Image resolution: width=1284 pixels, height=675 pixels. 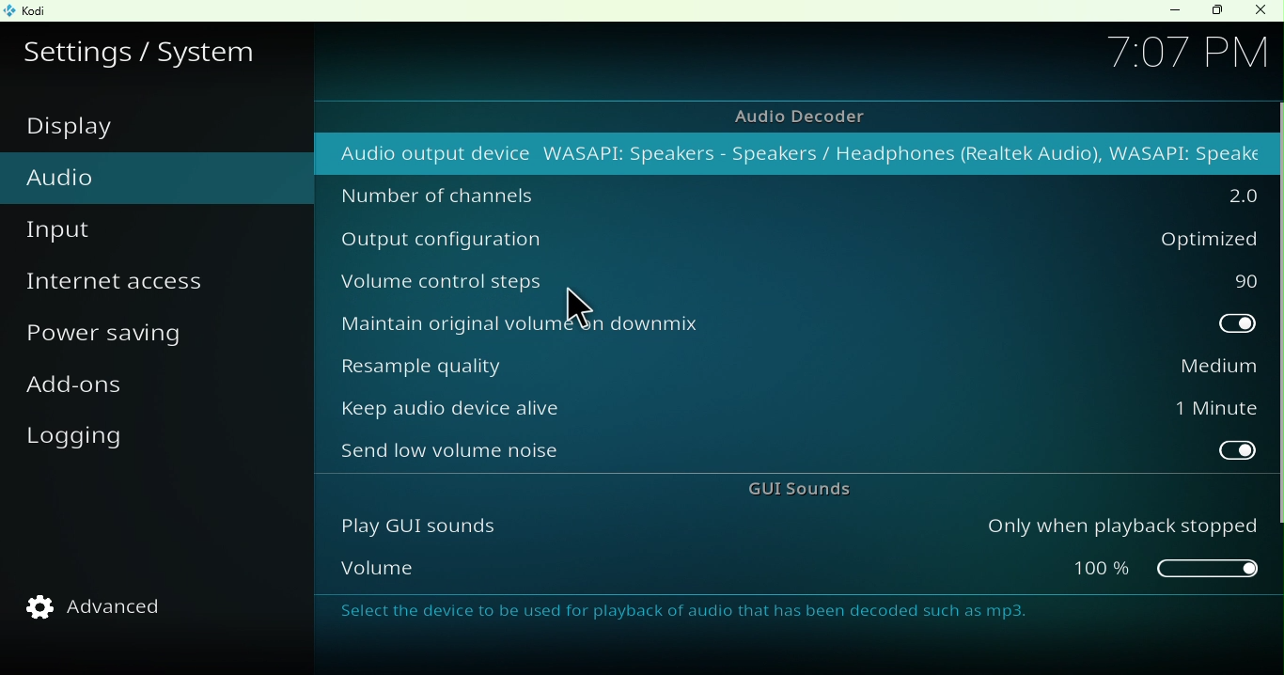 I want to click on audio output device, so click(x=1142, y=148).